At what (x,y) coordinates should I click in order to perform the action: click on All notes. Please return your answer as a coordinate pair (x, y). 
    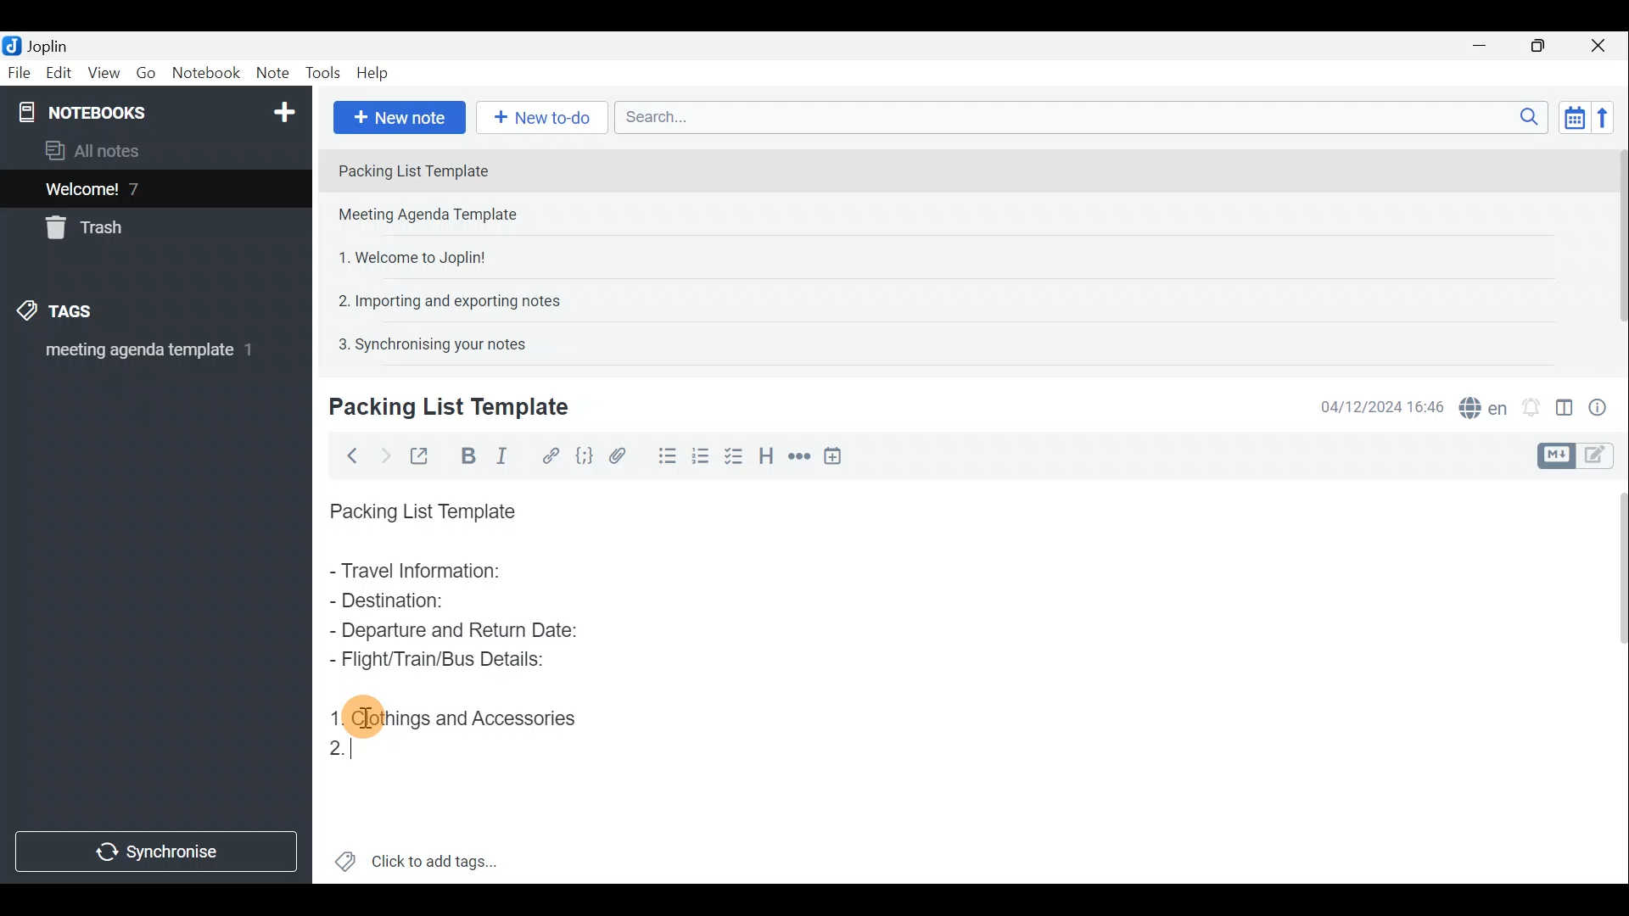
    Looking at the image, I should click on (98, 150).